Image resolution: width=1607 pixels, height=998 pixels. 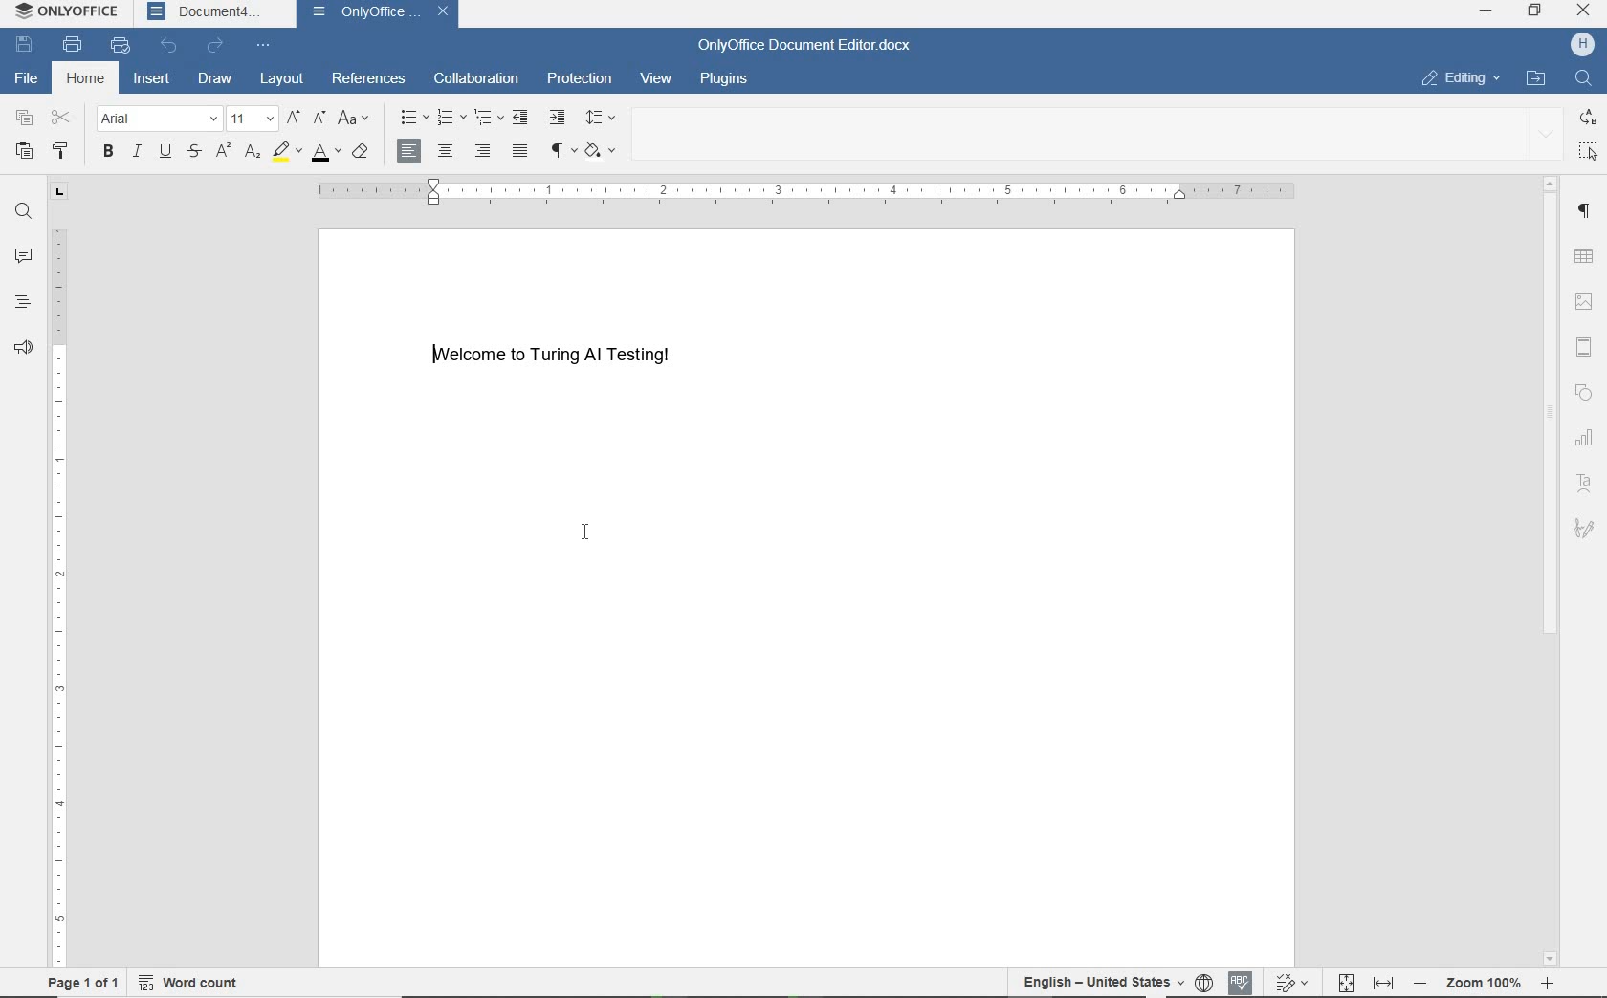 What do you see at coordinates (1484, 986) in the screenshot?
I see `- Zoom 100% +` at bounding box center [1484, 986].